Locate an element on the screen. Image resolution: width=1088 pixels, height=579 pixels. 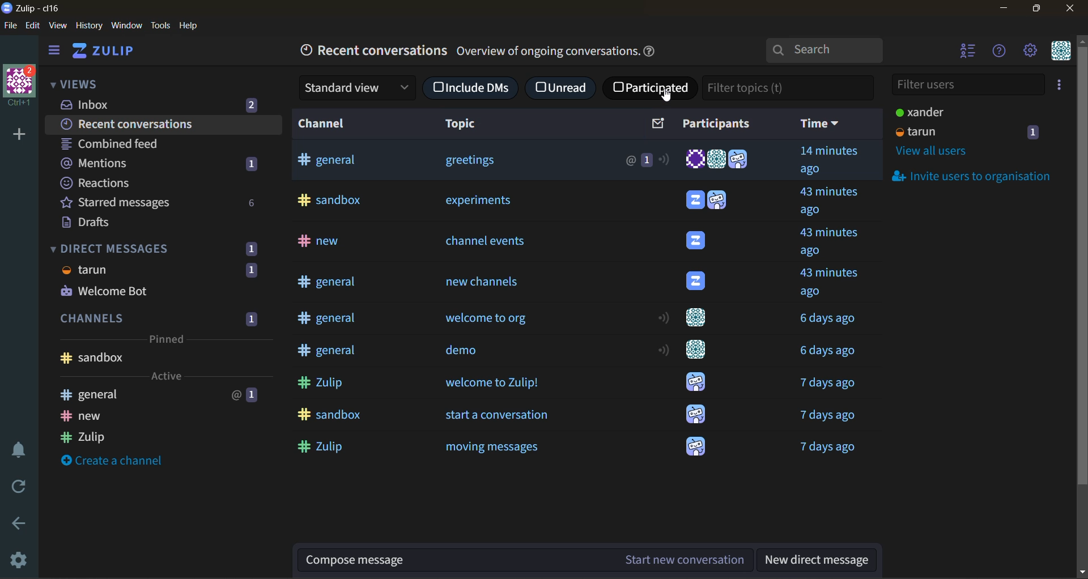
general is located at coordinates (329, 159).